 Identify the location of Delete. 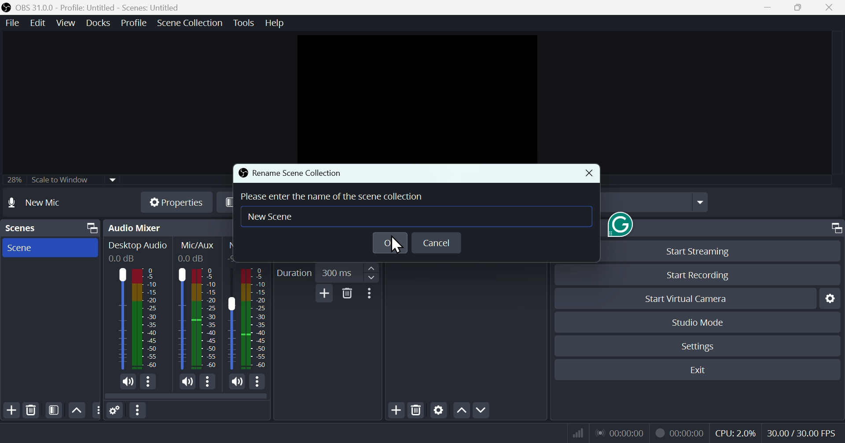
(417, 410).